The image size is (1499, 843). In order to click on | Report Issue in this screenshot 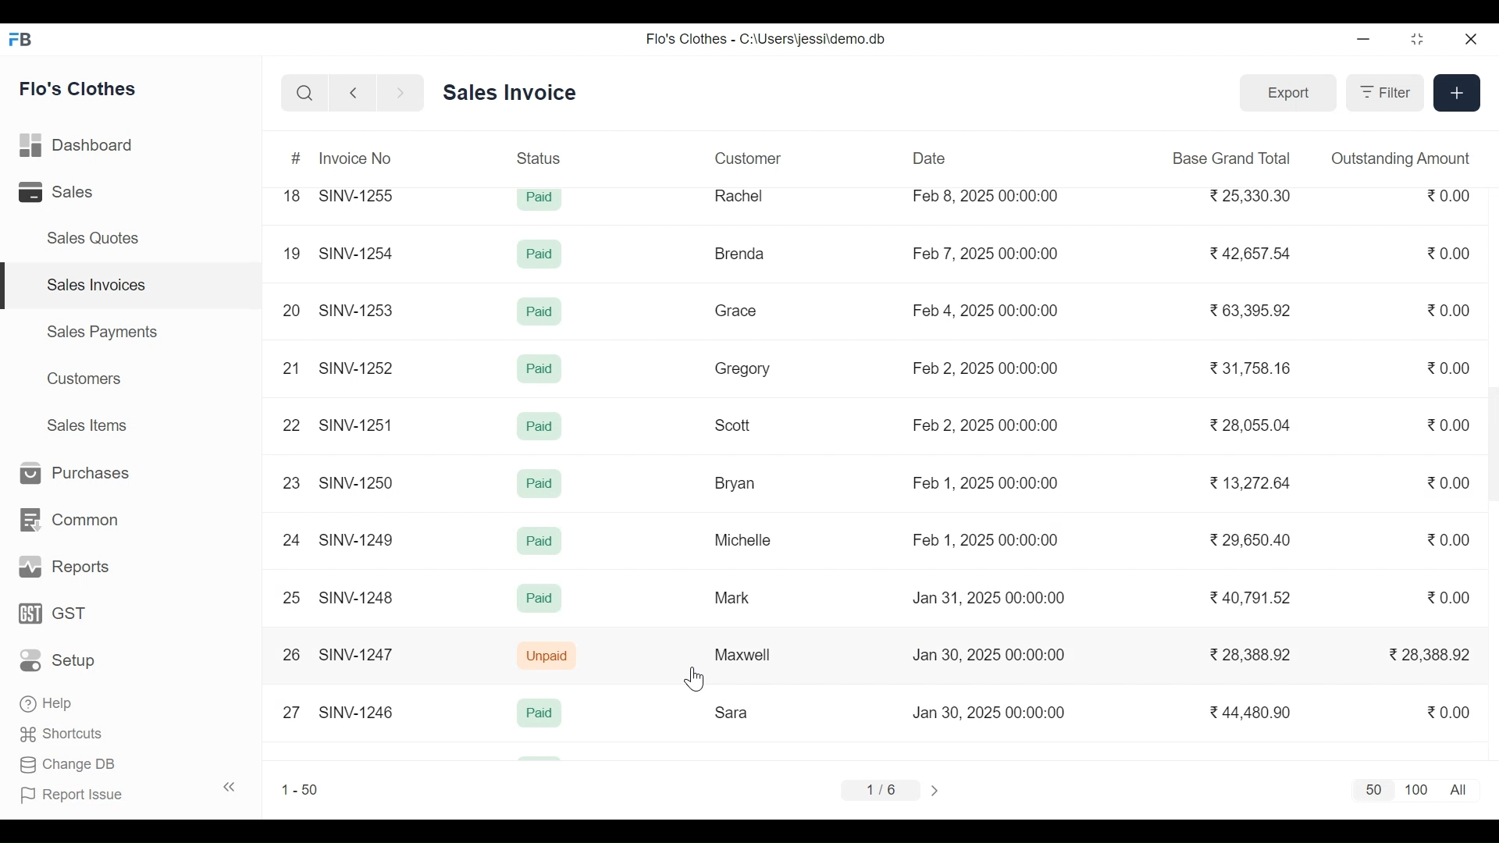, I will do `click(130, 792)`.